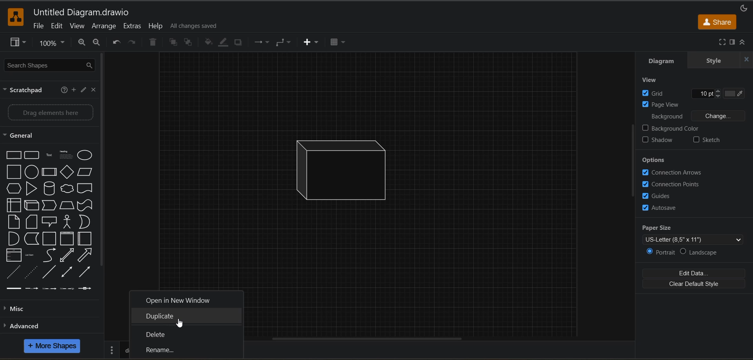  I want to click on edit, so click(56, 26).